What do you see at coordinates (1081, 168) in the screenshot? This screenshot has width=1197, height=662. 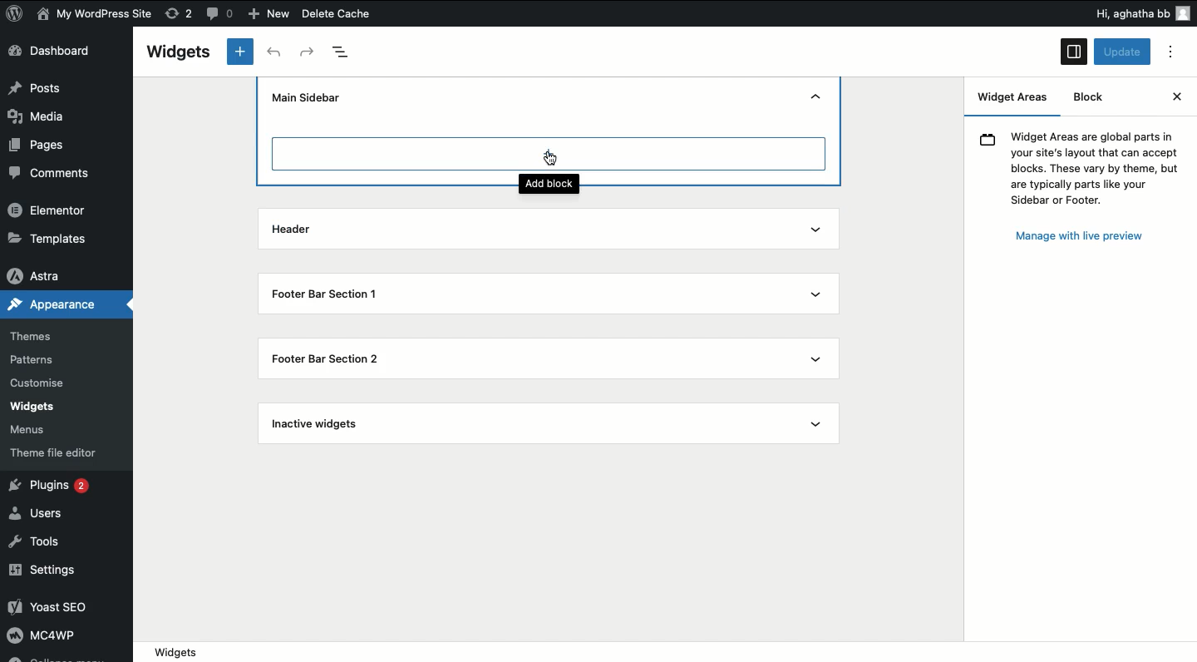 I see `Widget Areas are global parts inyour site's layout that can acceptblocks. These vary by theme, butare typically parts like yourSidebar or Footer.` at bounding box center [1081, 168].